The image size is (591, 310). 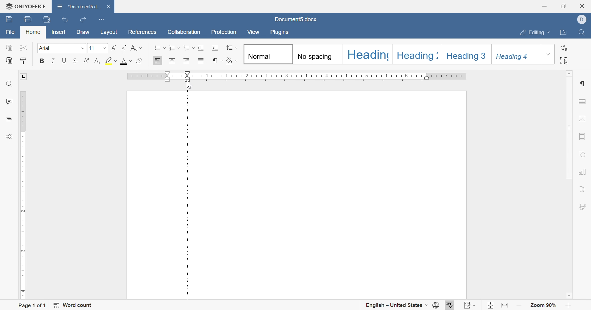 I want to click on word count, so click(x=74, y=305).